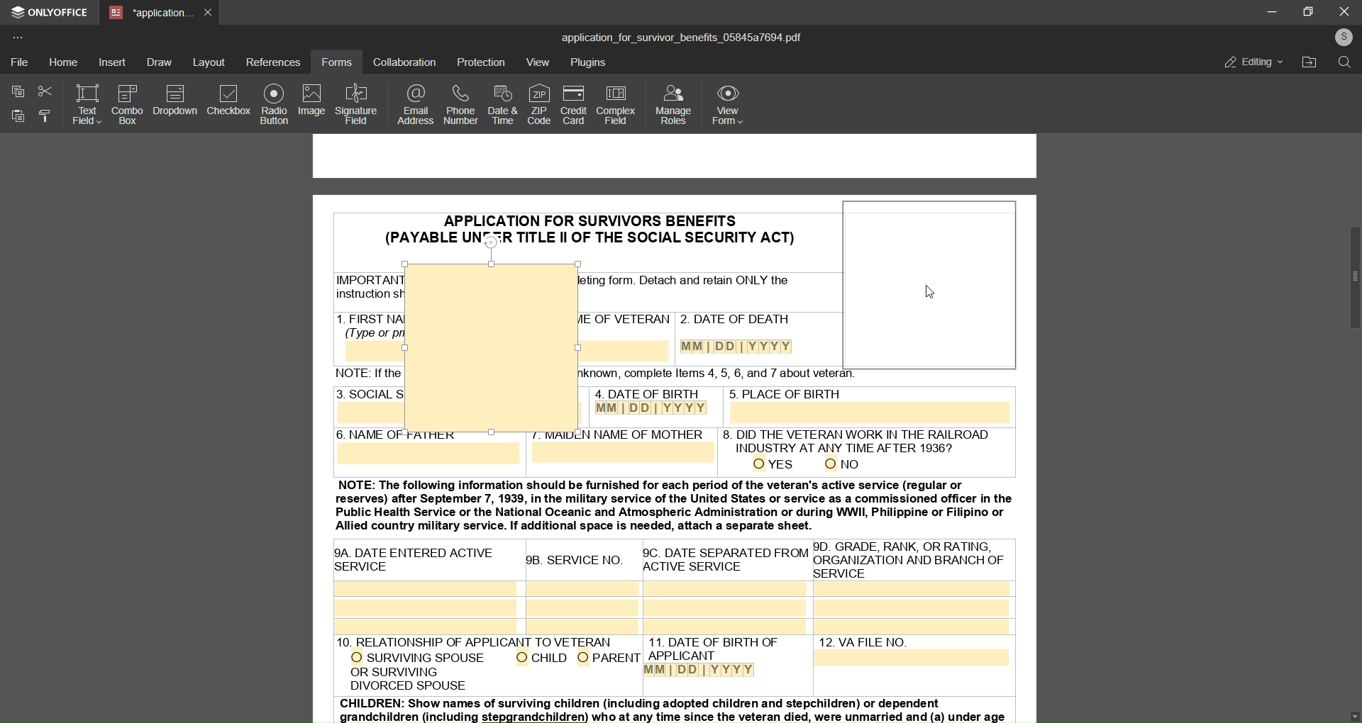 The width and height of the screenshot is (1362, 723). Describe the element at coordinates (209, 11) in the screenshot. I see `close tab` at that location.